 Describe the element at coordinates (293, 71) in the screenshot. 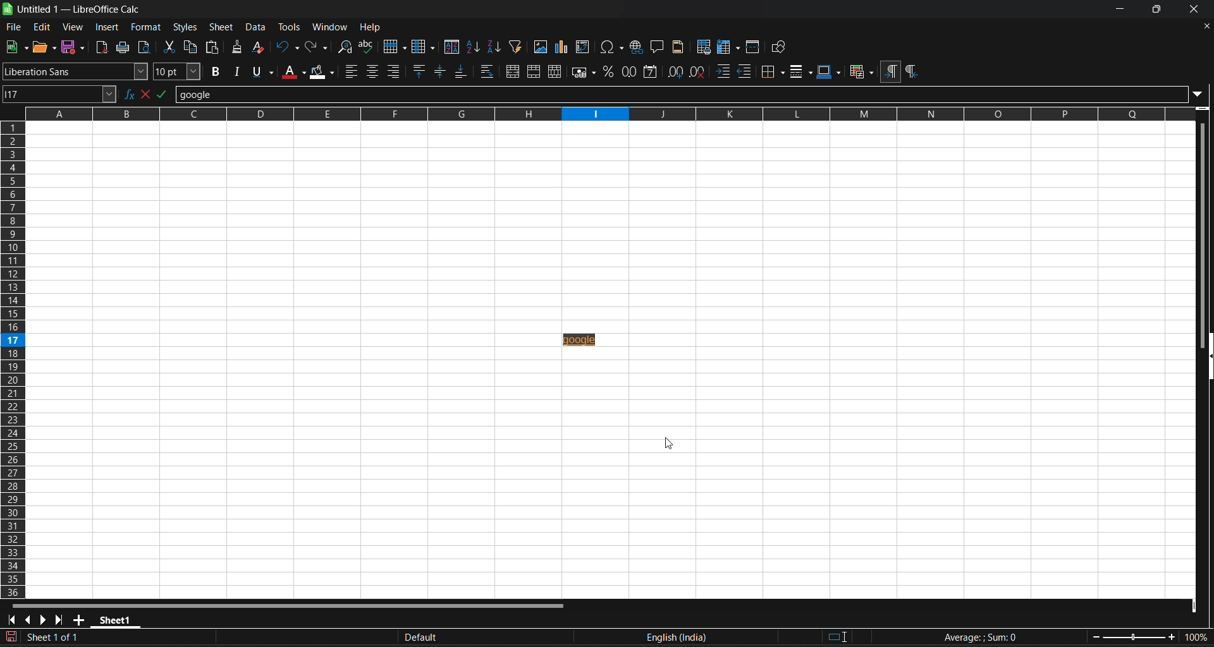

I see `font color` at that location.